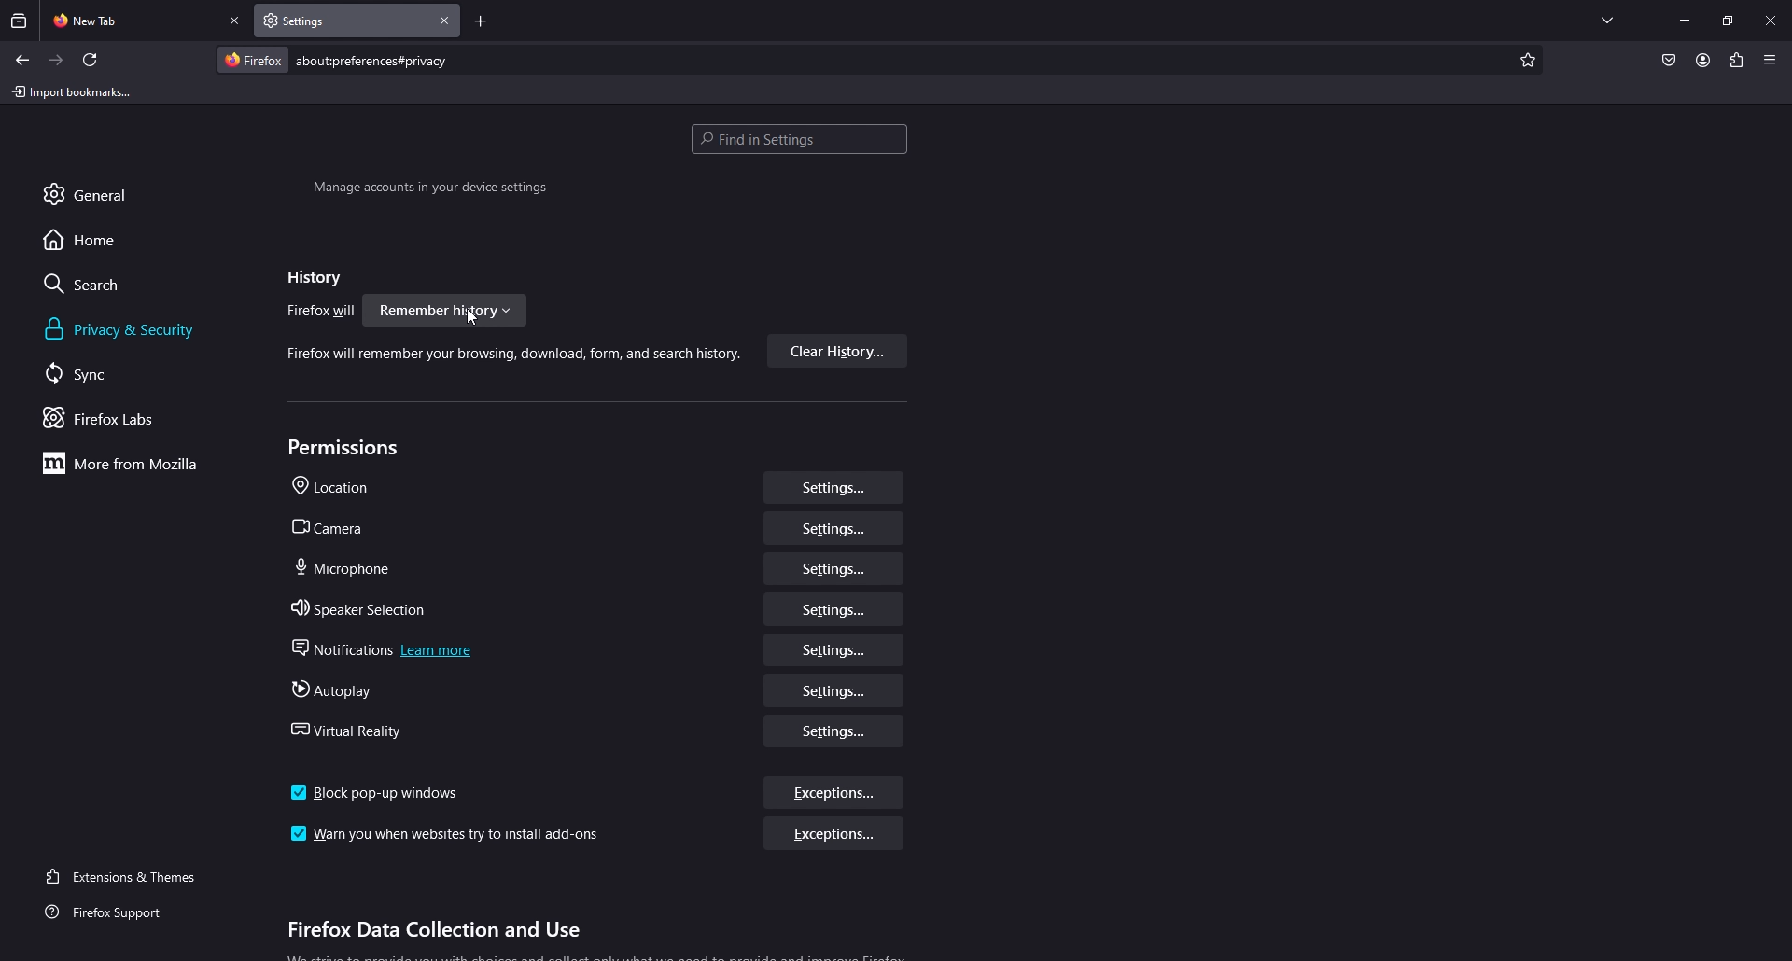 The image size is (1792, 961). Describe the element at coordinates (339, 690) in the screenshot. I see `autoplay` at that location.